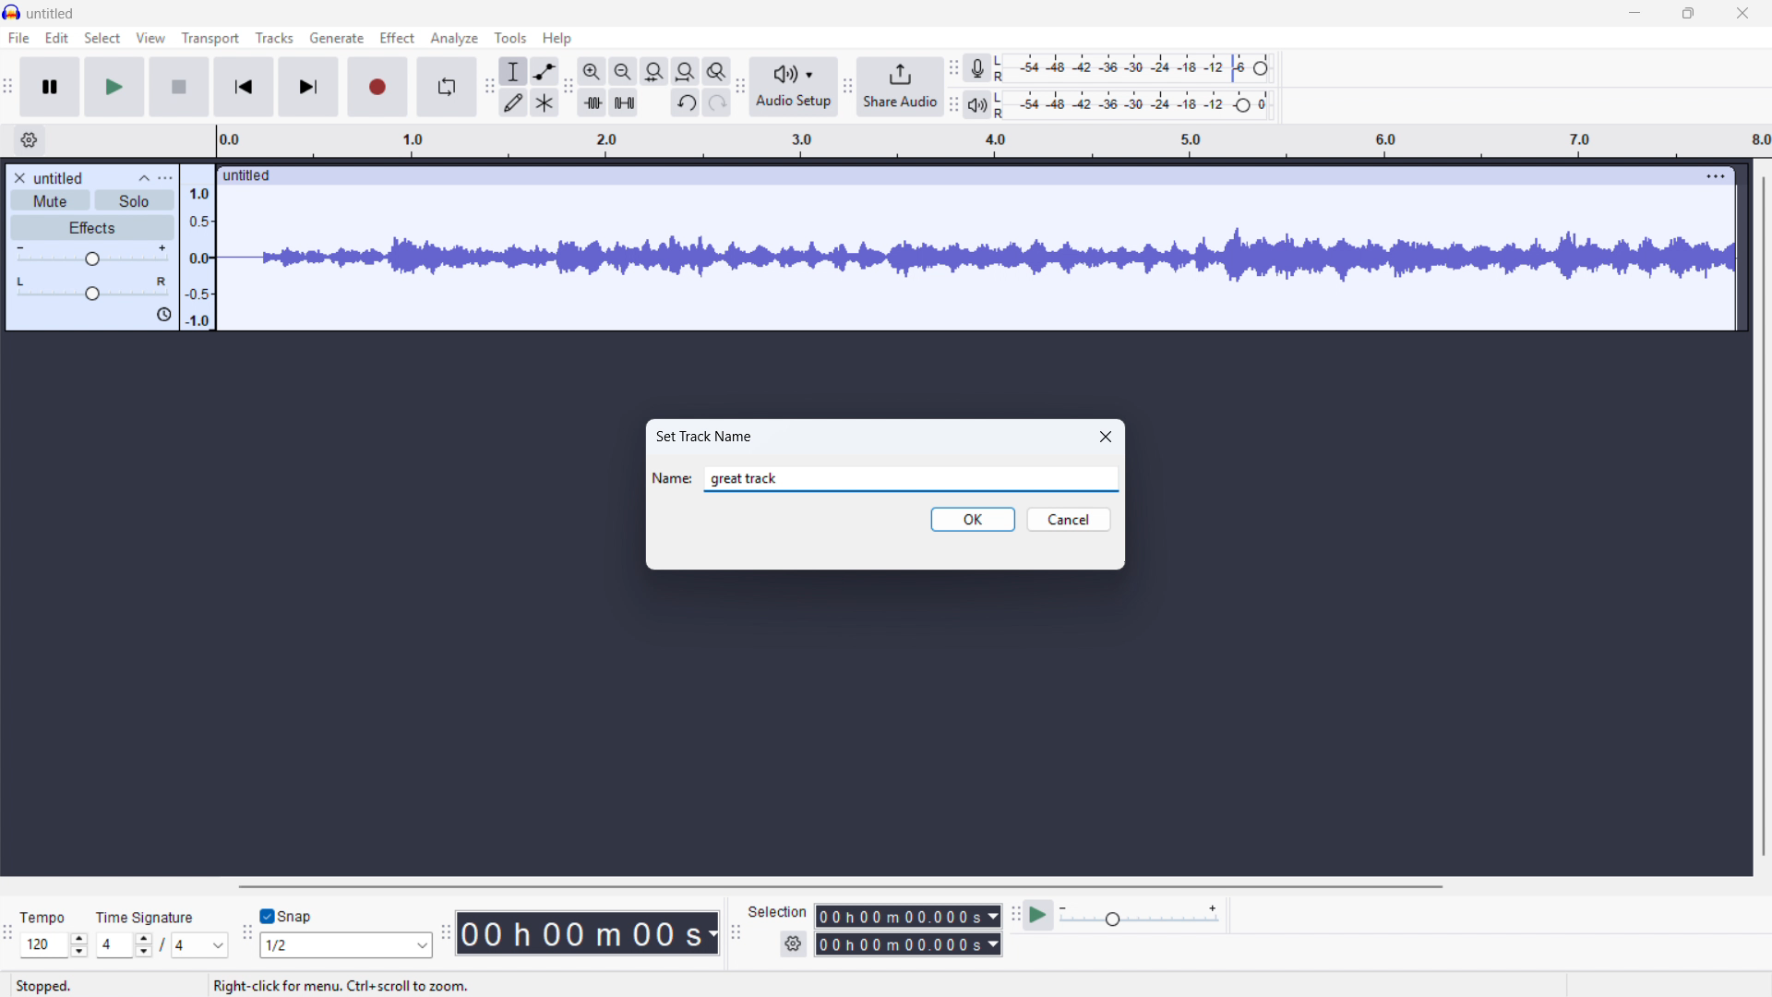 This screenshot has width=1772, height=997. Describe the element at coordinates (103, 39) in the screenshot. I see `select ` at that location.